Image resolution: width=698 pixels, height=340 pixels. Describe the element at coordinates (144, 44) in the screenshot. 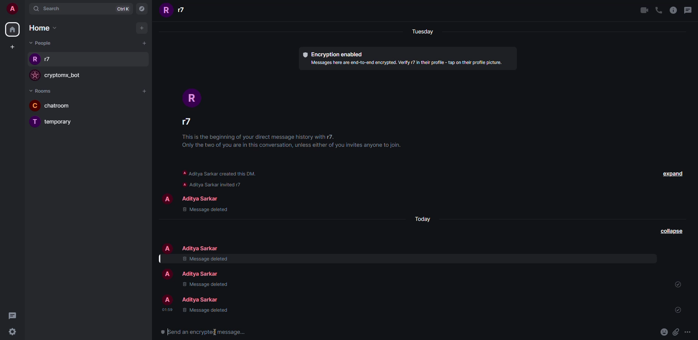

I see `add` at that location.